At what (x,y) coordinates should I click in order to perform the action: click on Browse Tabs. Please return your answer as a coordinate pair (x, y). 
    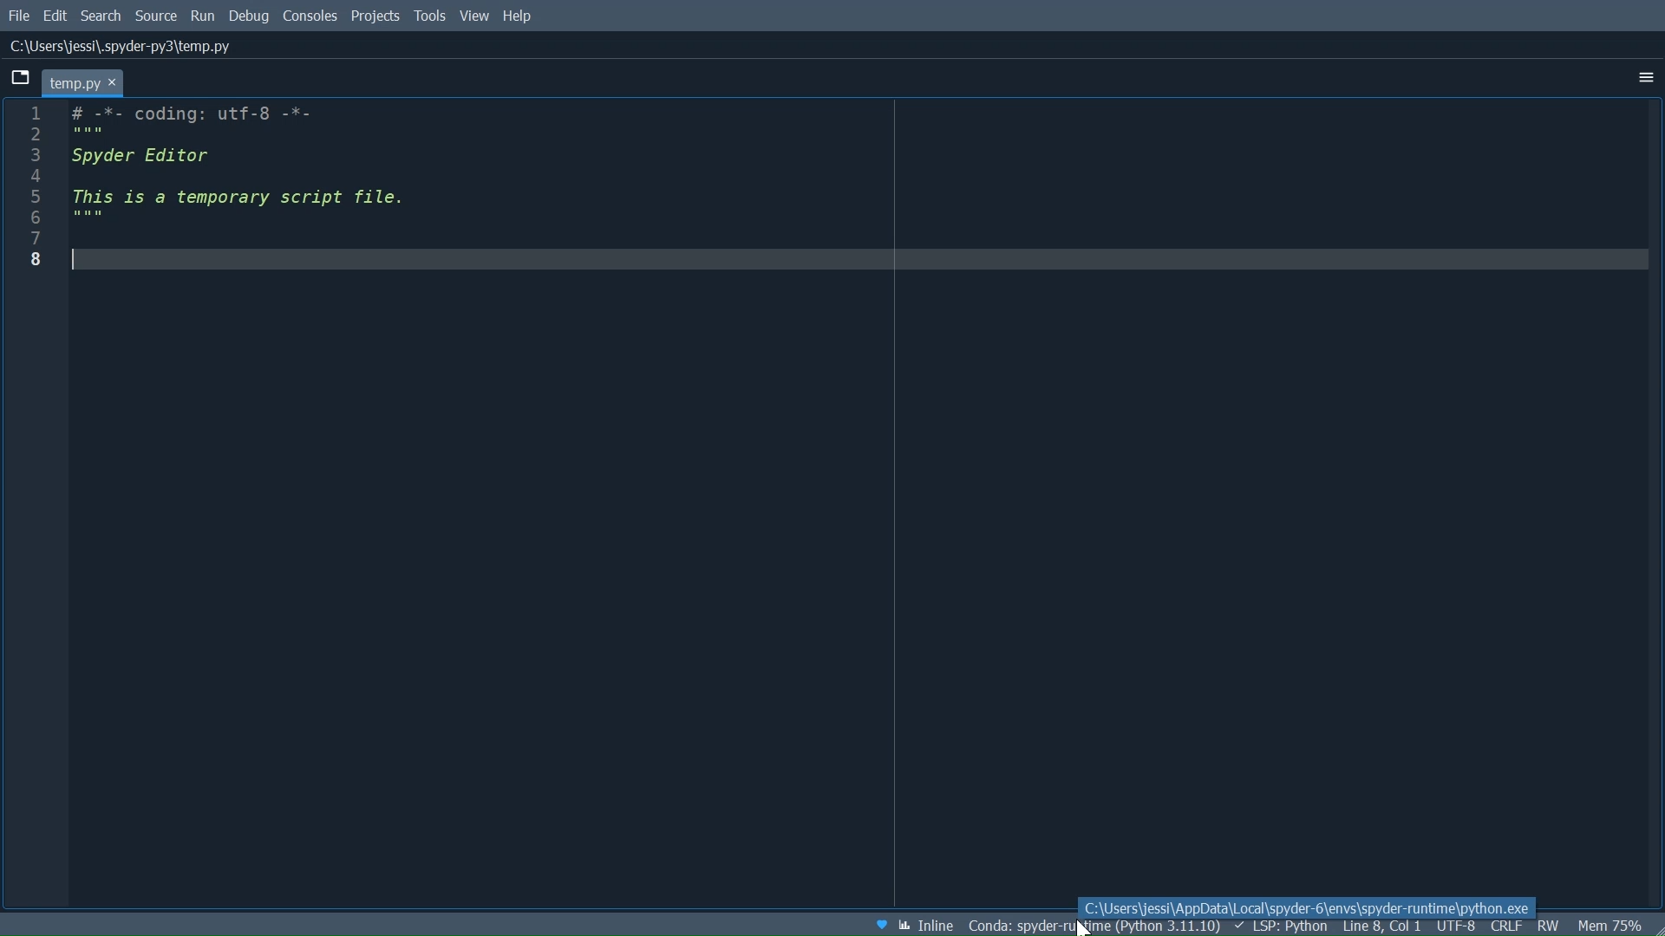
    Looking at the image, I should click on (20, 80).